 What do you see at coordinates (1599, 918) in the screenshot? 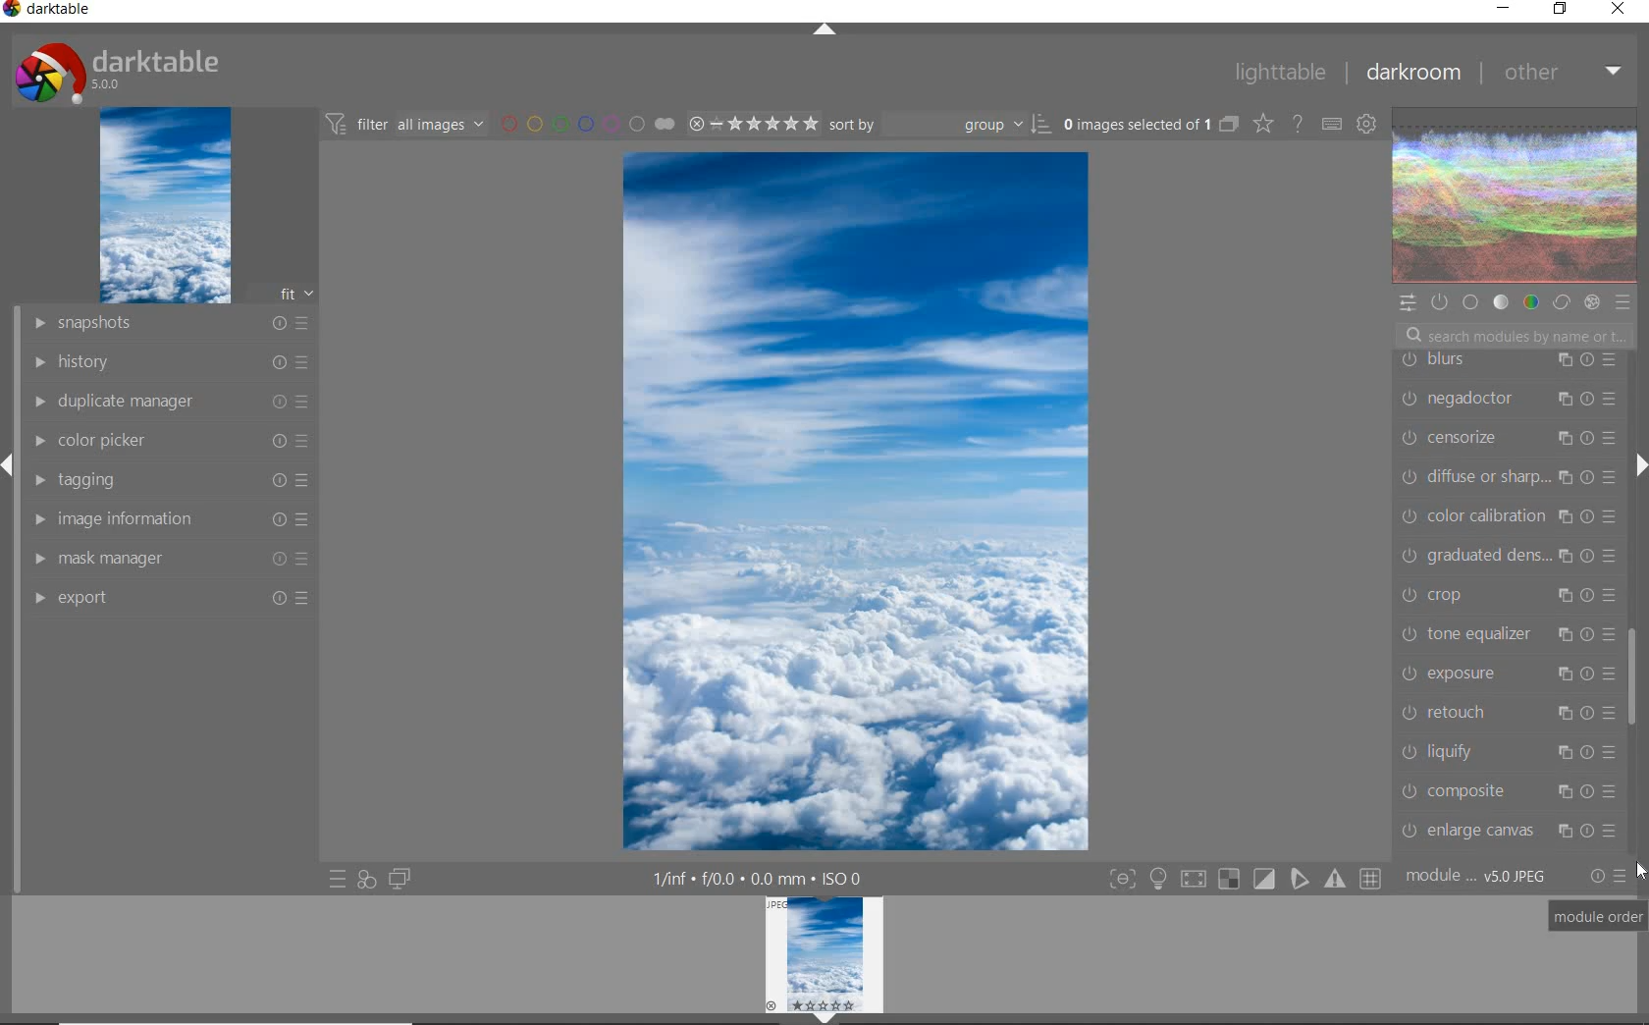
I see `module order` at bounding box center [1599, 918].